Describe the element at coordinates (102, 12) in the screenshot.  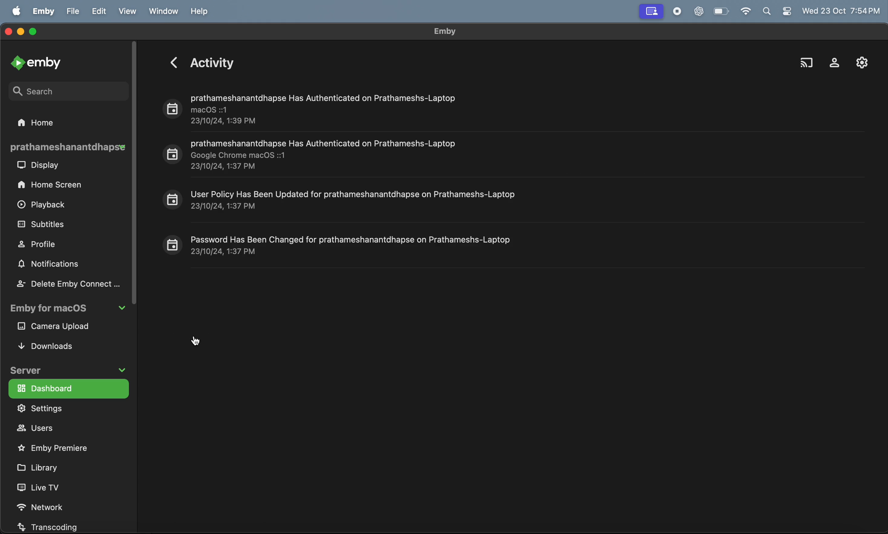
I see `edit` at that location.